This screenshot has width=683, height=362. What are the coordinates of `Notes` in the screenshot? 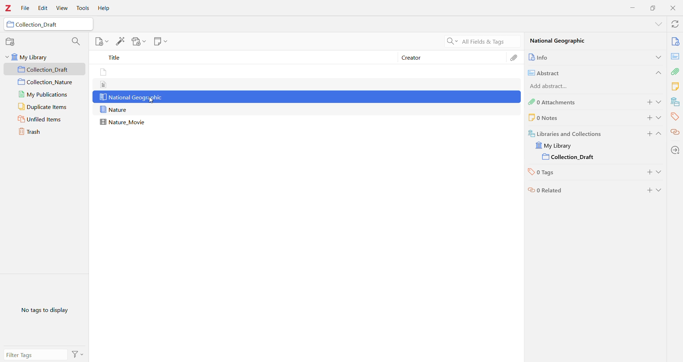 It's located at (675, 86).